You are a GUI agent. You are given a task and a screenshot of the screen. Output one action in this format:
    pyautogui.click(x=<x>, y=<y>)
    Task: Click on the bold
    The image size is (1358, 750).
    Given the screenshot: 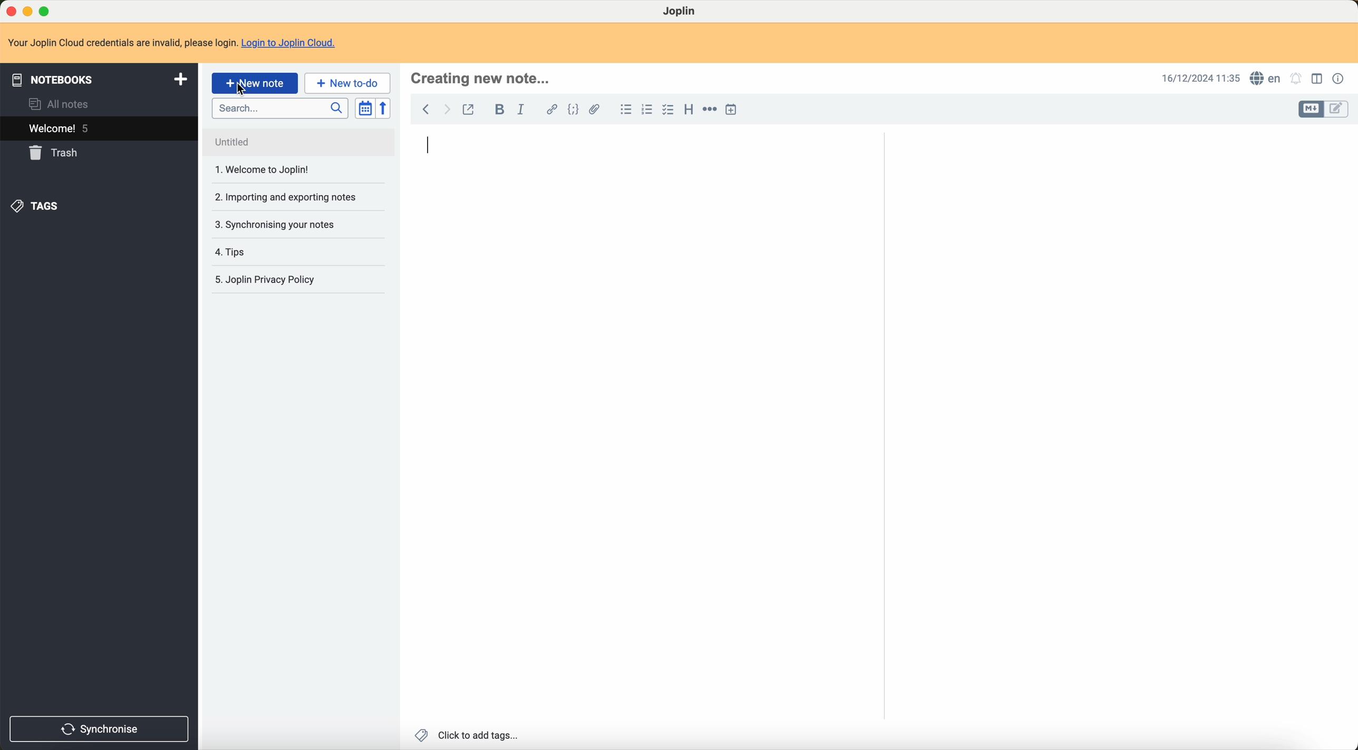 What is the action you would take?
    pyautogui.click(x=497, y=109)
    